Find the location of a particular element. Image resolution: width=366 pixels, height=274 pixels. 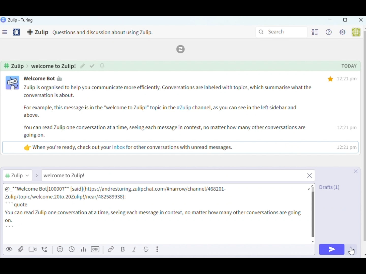

Zulip is located at coordinates (17, 20).